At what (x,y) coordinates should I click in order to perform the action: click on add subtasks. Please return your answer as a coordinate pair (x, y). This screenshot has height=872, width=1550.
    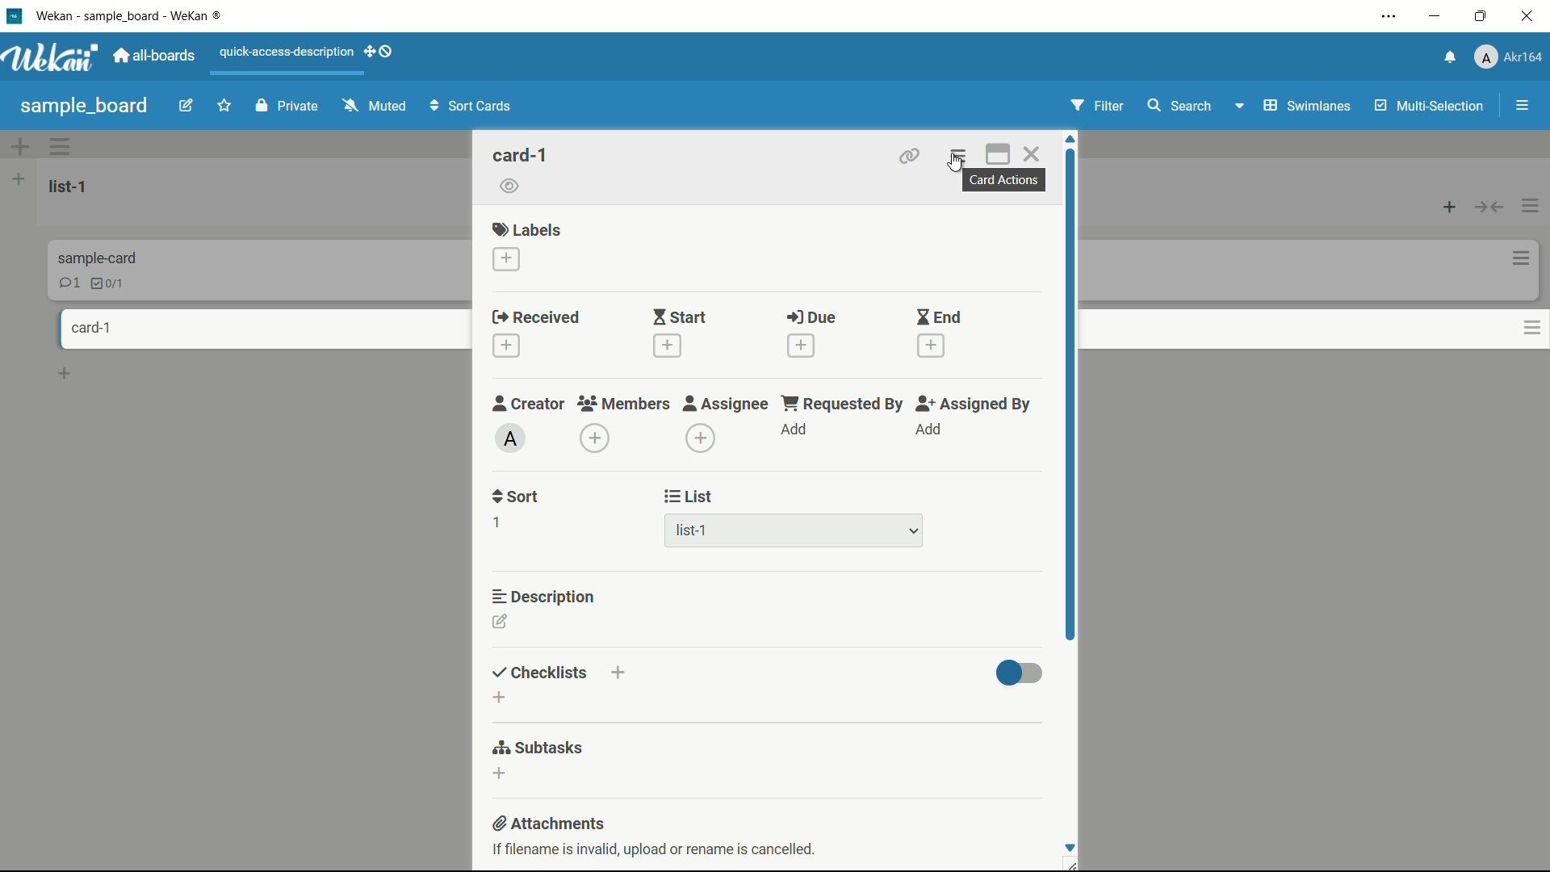
    Looking at the image, I should click on (498, 775).